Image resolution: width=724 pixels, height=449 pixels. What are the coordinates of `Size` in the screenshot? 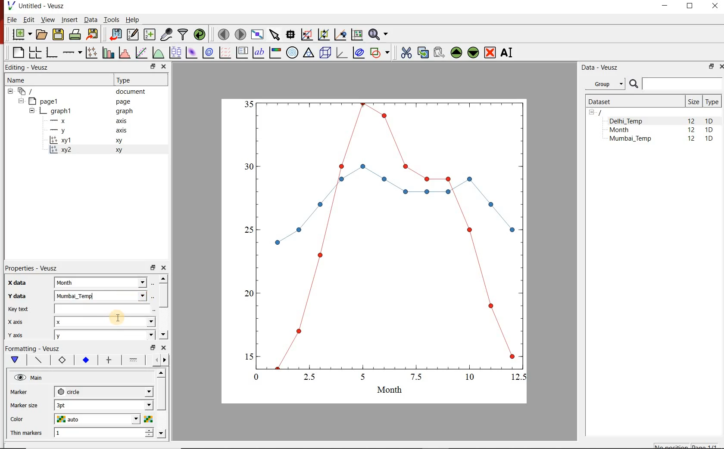 It's located at (693, 101).